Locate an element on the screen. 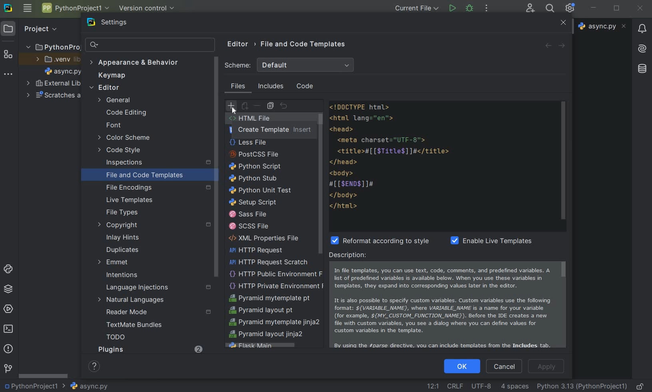  file encoding is located at coordinates (156, 188).